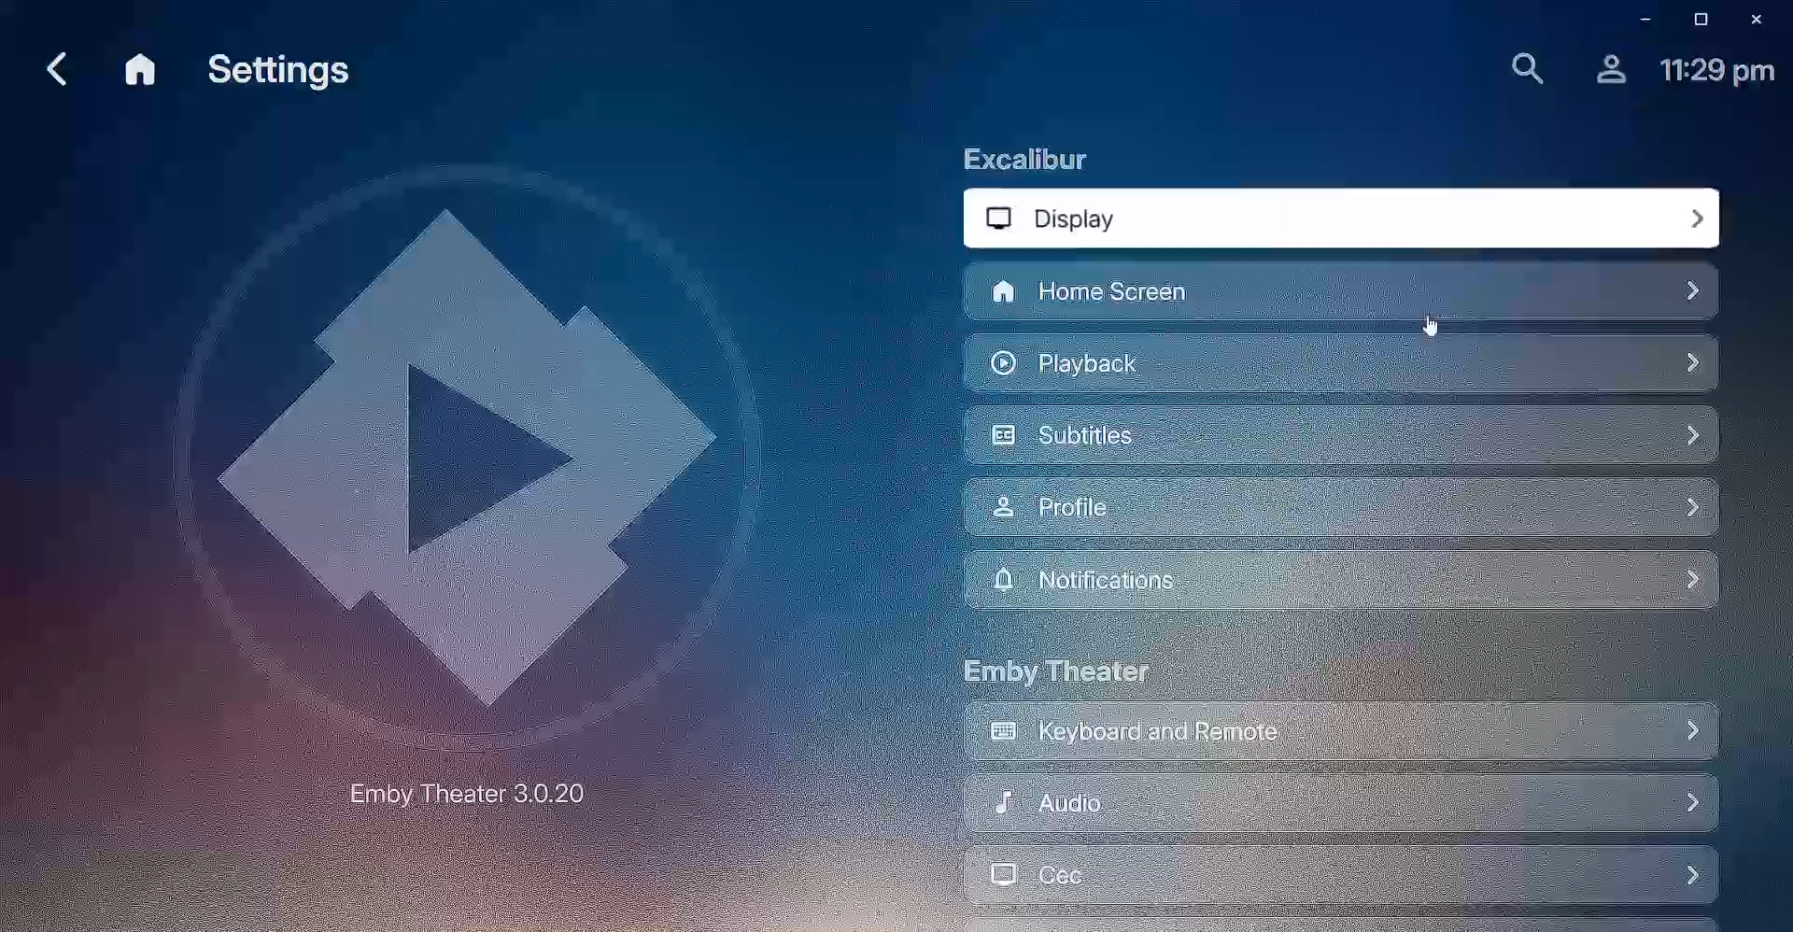  I want to click on Home, so click(137, 71).